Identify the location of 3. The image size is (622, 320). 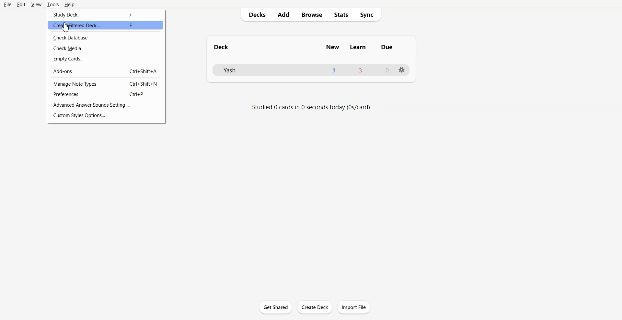
(334, 70).